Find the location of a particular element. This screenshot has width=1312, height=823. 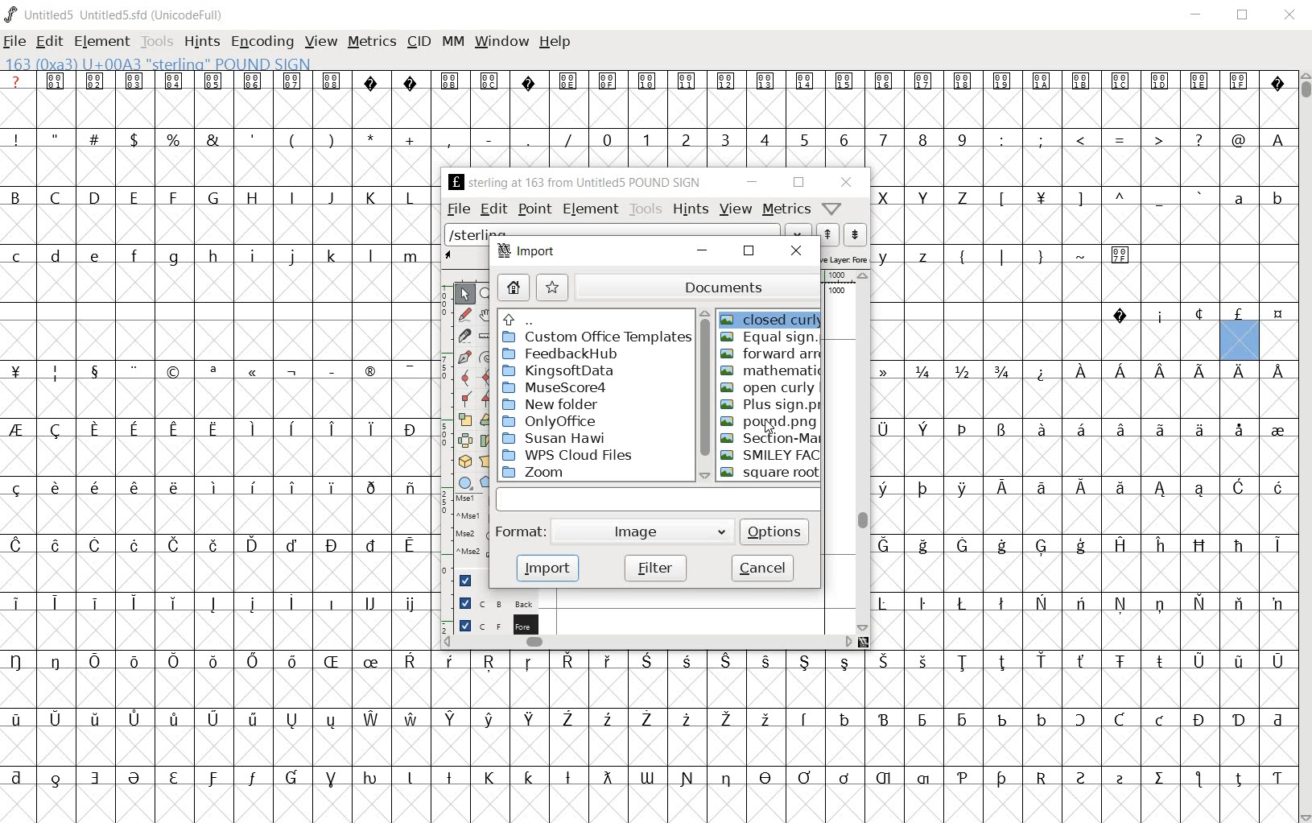

Symbol is located at coordinates (1120, 779).